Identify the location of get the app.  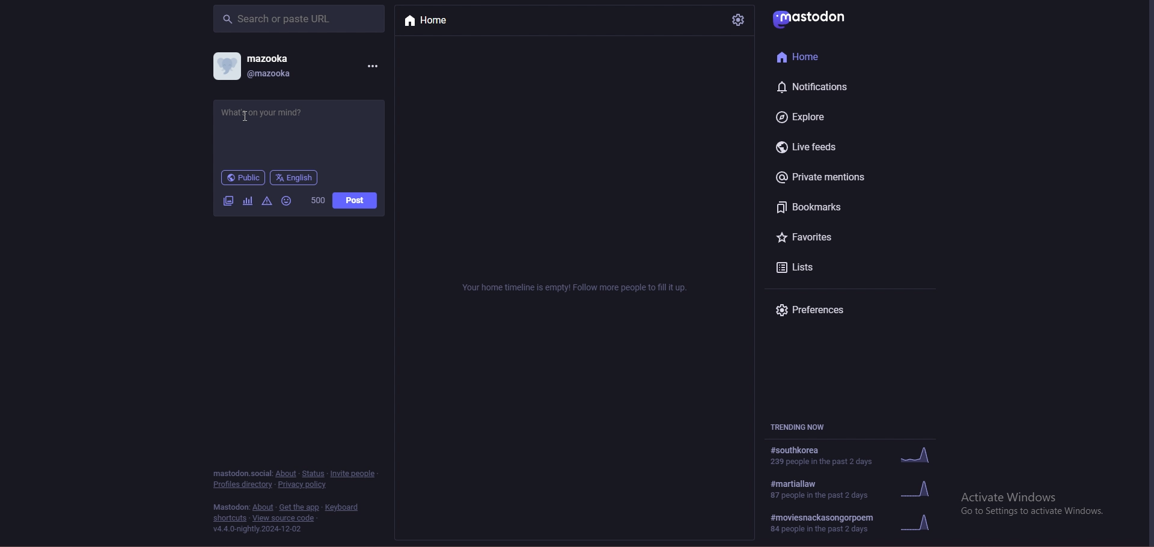
(299, 507).